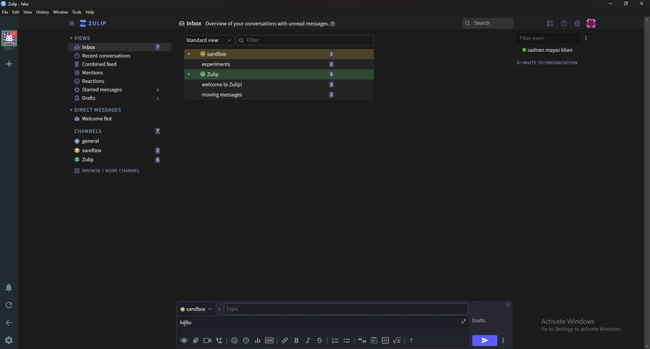 Image resolution: width=650 pixels, height=349 pixels. What do you see at coordinates (258, 341) in the screenshot?
I see `poll` at bounding box center [258, 341].